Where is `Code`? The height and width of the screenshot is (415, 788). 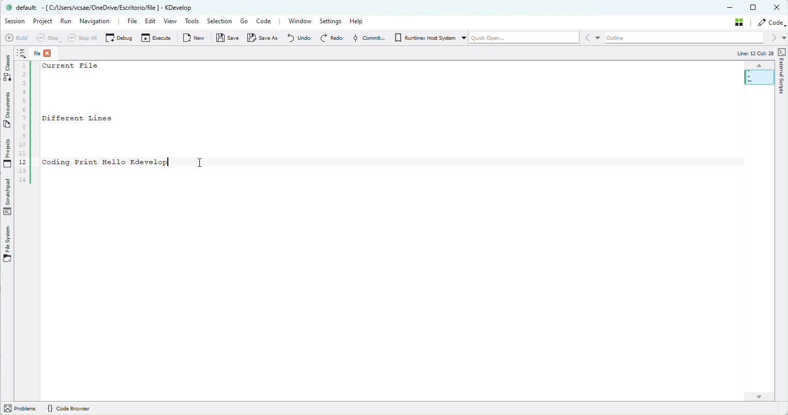 Code is located at coordinates (266, 21).